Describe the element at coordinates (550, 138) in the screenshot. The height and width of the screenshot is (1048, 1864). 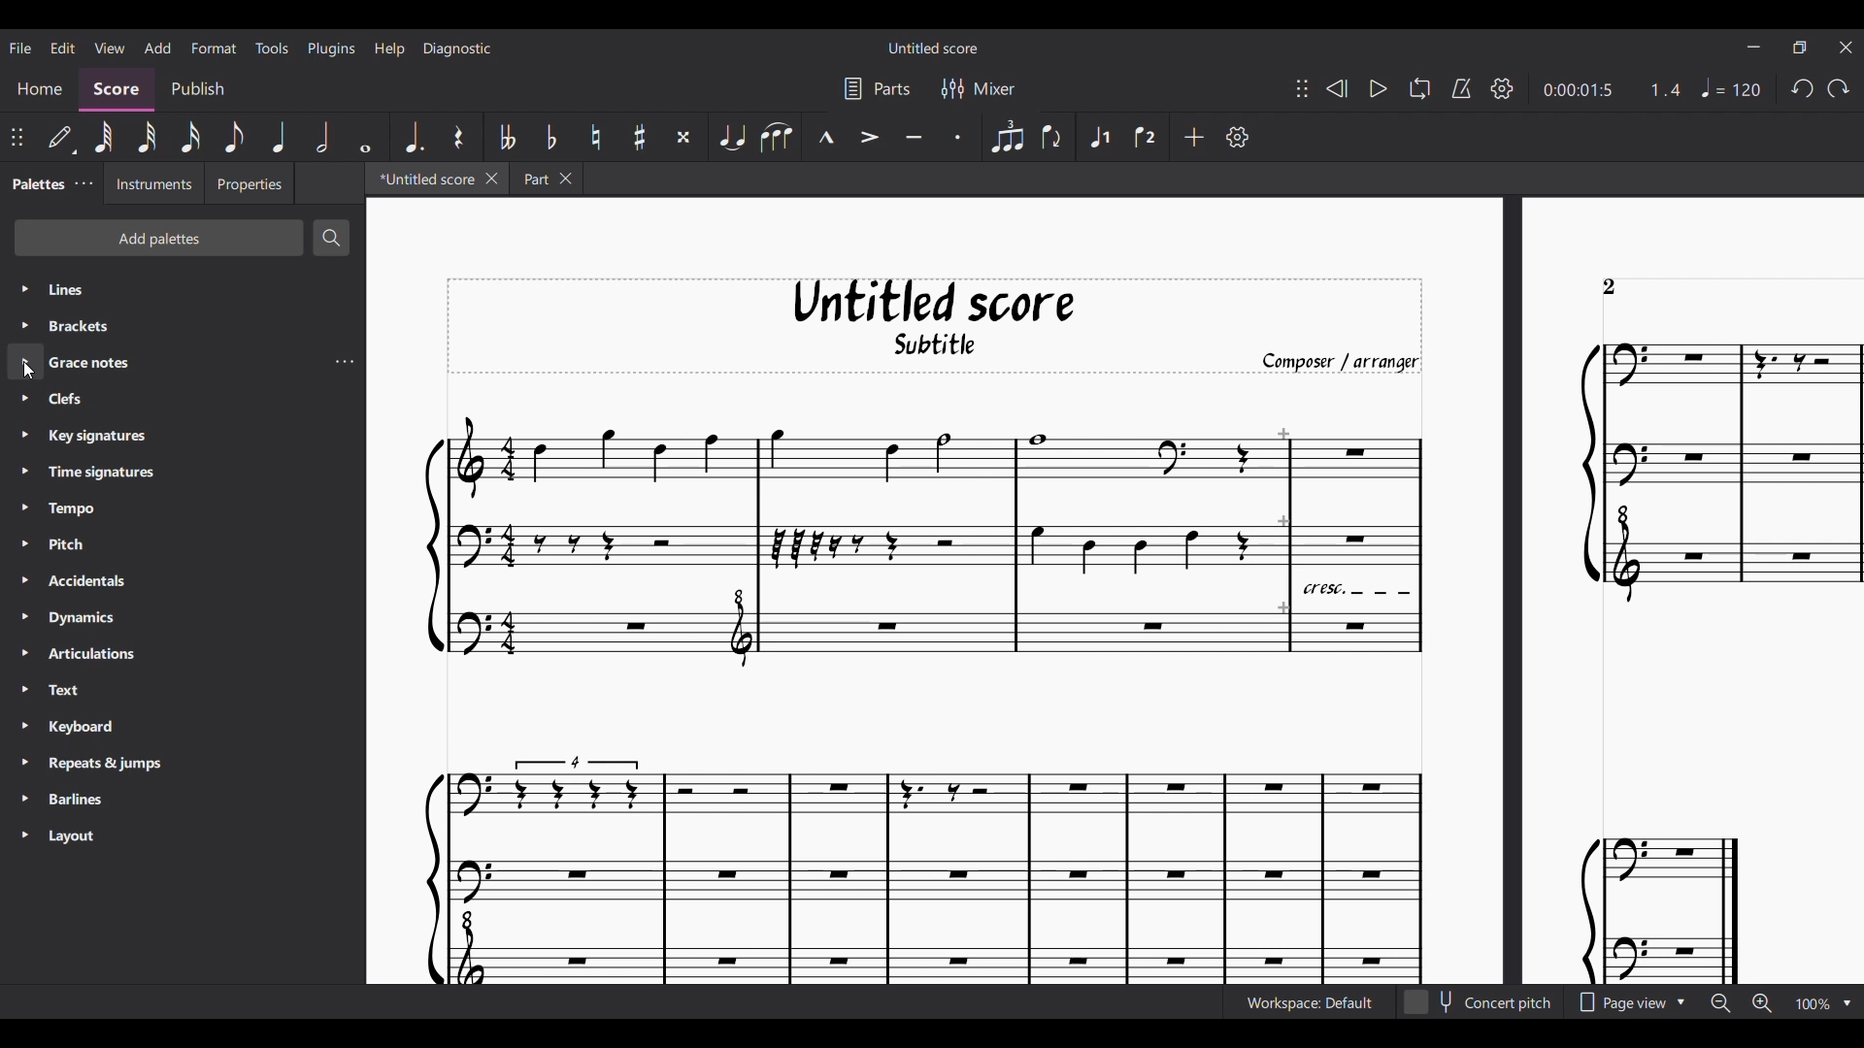
I see `Toggle flat` at that location.